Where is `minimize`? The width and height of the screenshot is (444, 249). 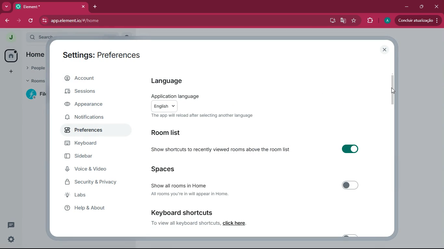 minimize is located at coordinates (407, 6).